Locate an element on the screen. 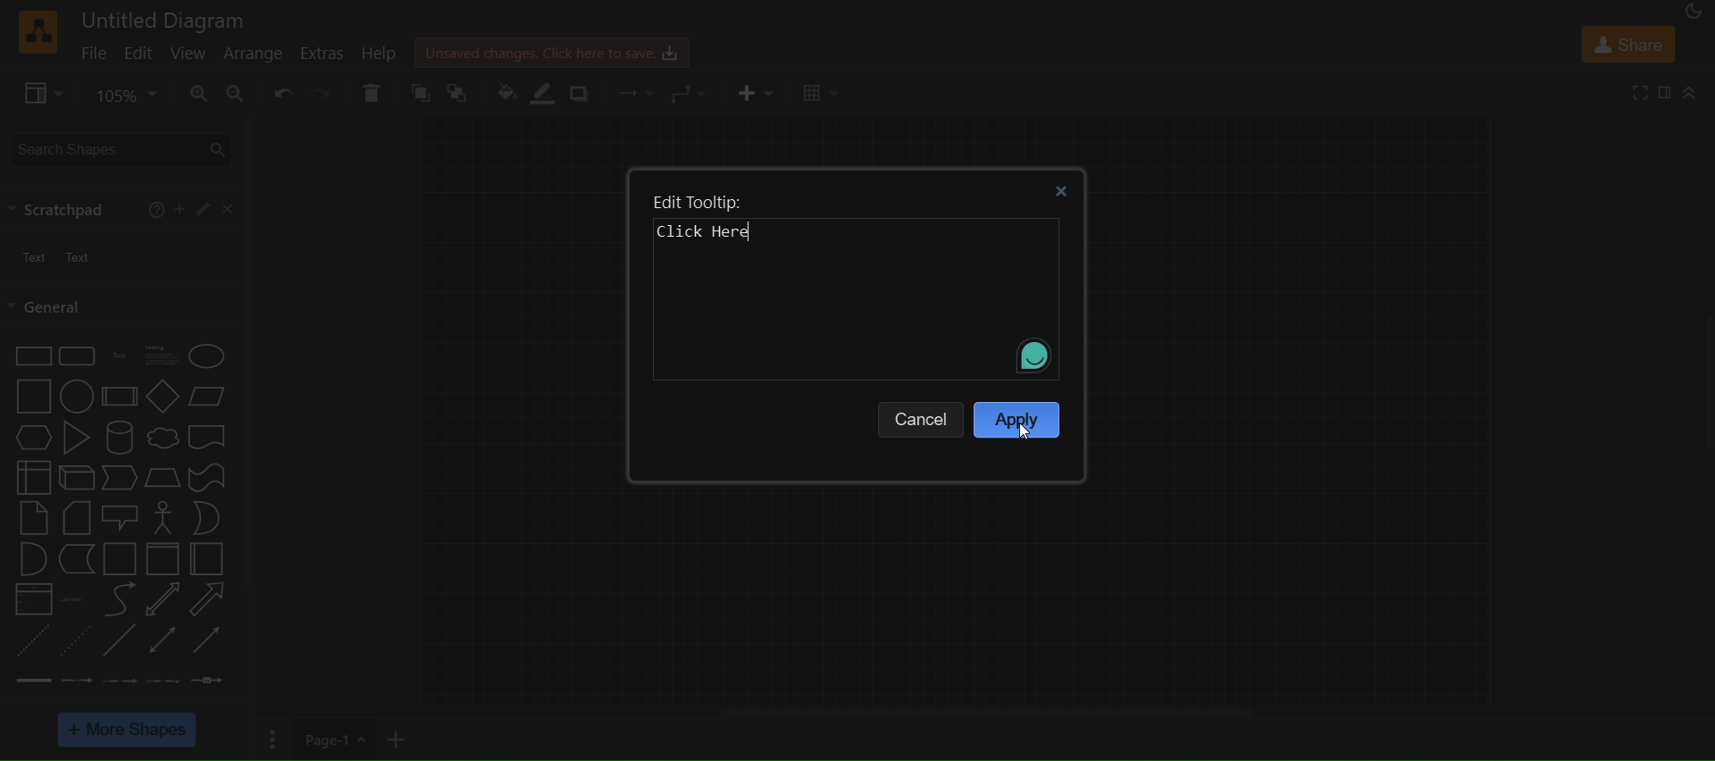 Image resolution: width=1715 pixels, height=761 pixels. more shapes is located at coordinates (129, 729).